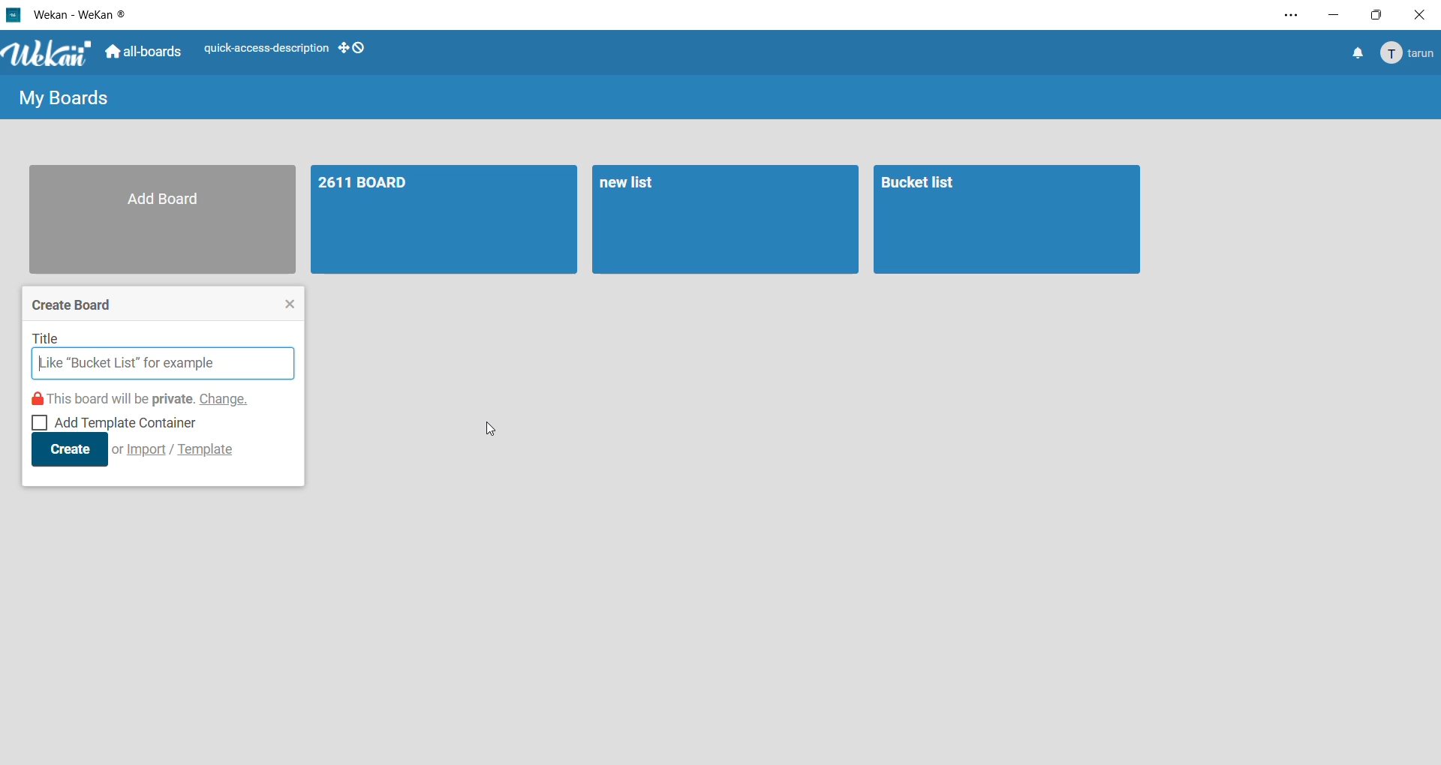 The image size is (1441, 765). Describe the element at coordinates (726, 221) in the screenshot. I see `board 2` at that location.